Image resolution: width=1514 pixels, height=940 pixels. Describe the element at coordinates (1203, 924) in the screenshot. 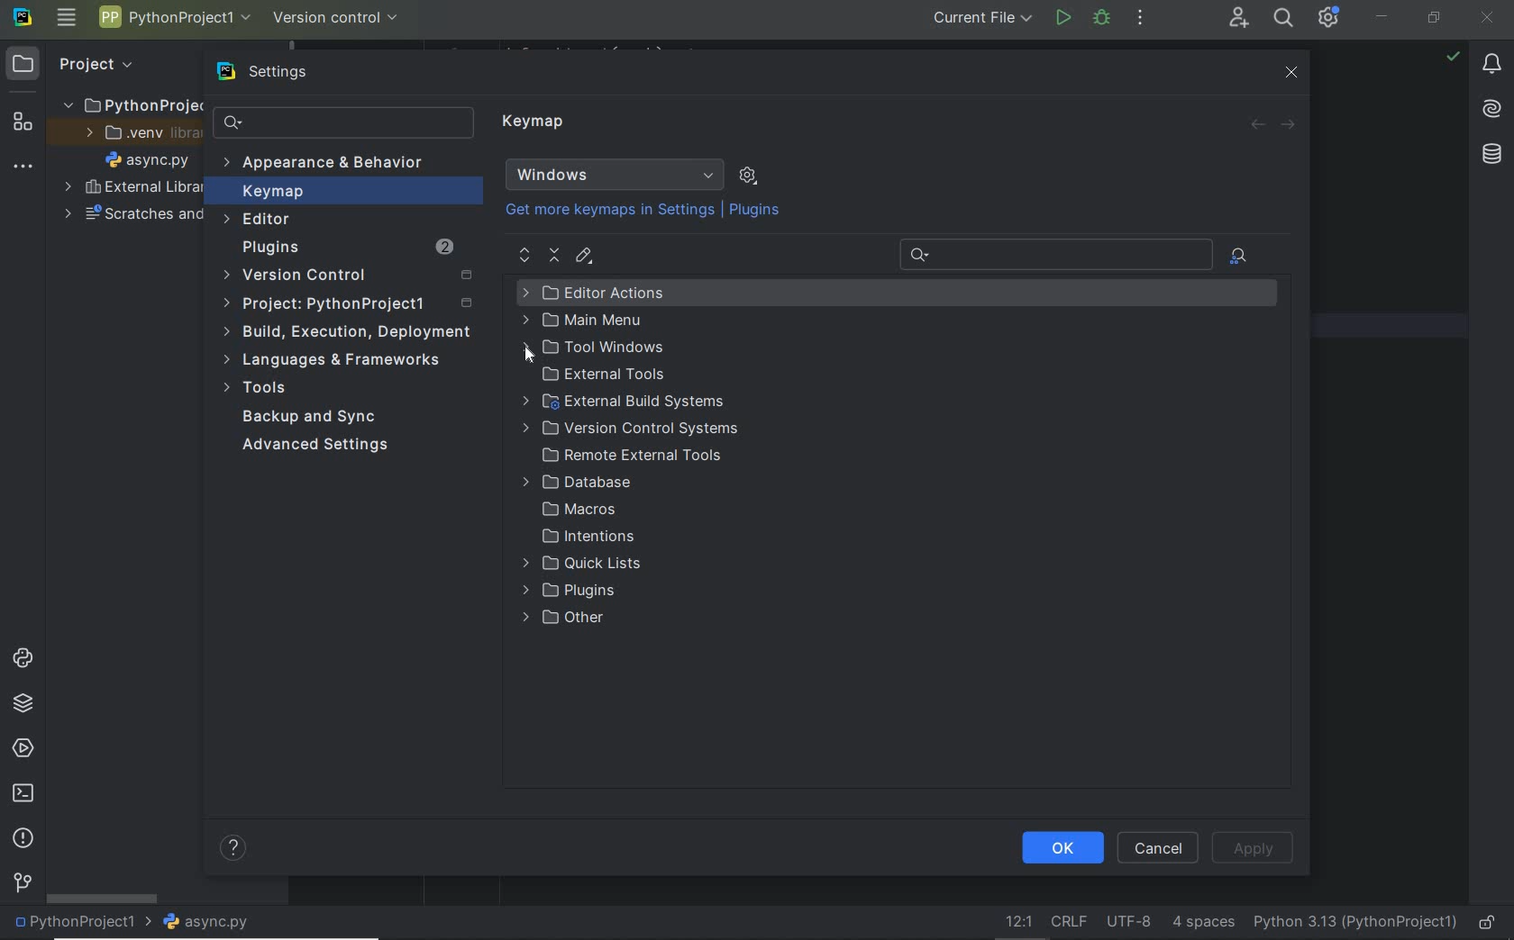

I see `Indent` at that location.